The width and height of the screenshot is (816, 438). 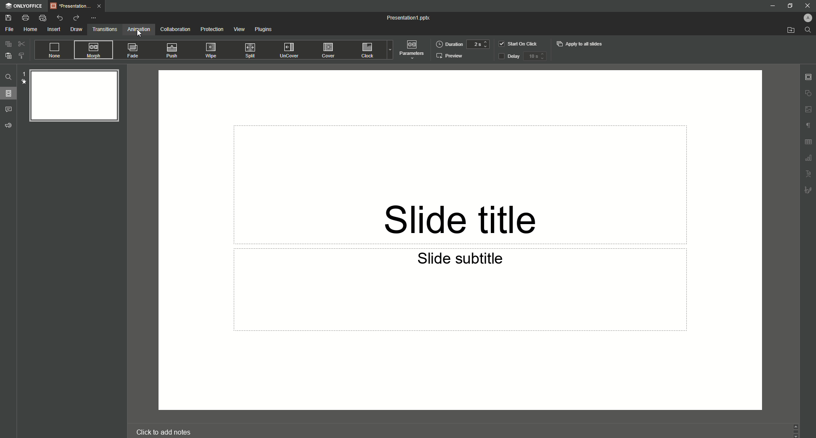 I want to click on Duration: 2s, so click(x=462, y=44).